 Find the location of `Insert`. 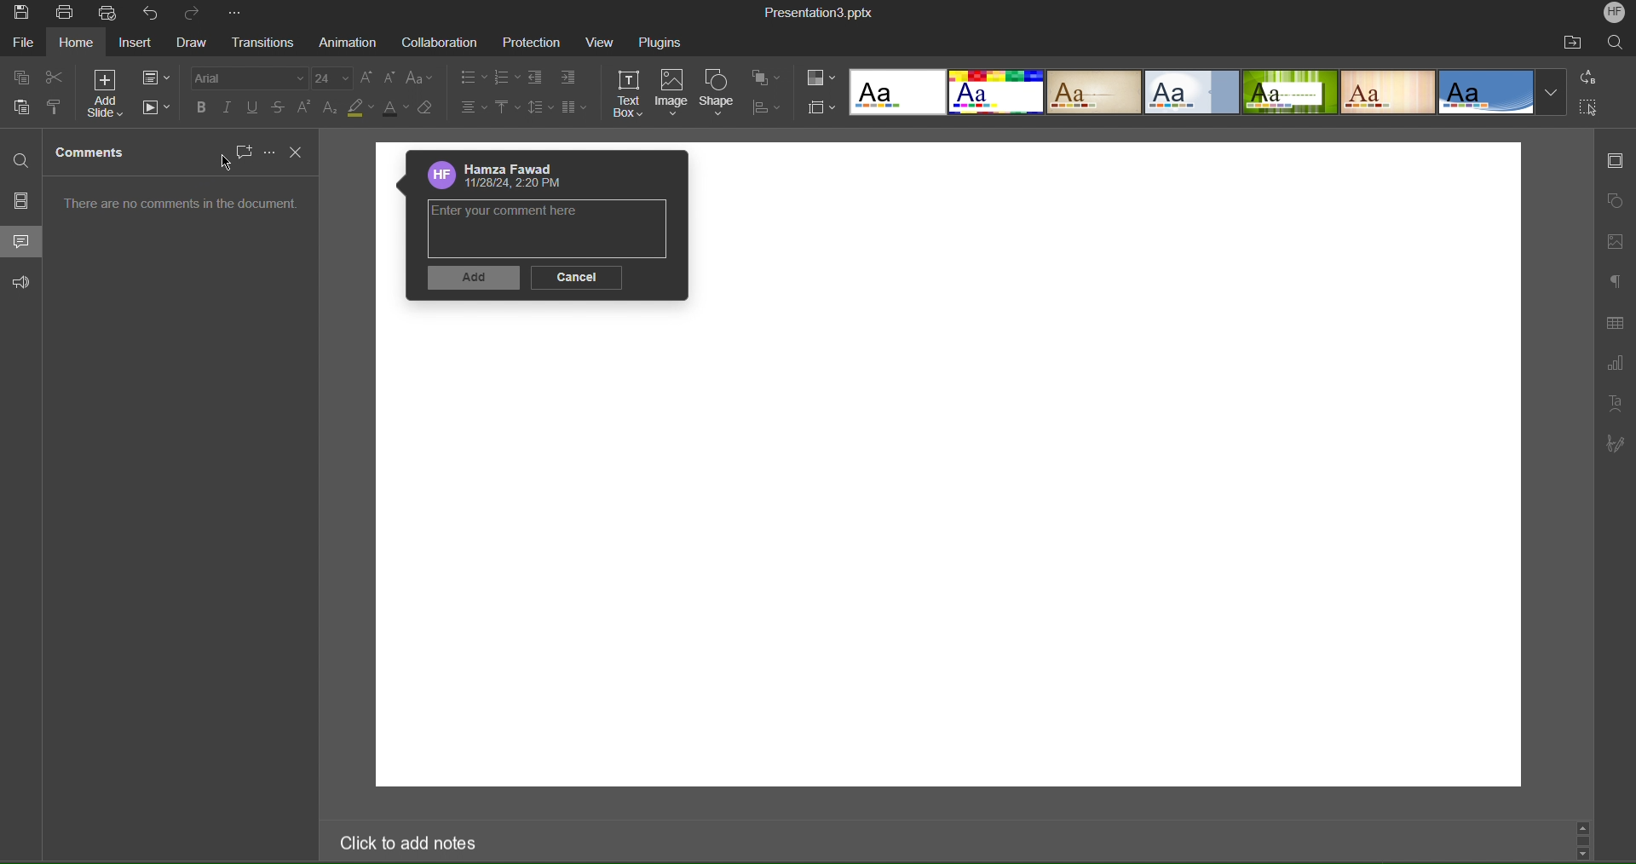

Insert is located at coordinates (137, 45).